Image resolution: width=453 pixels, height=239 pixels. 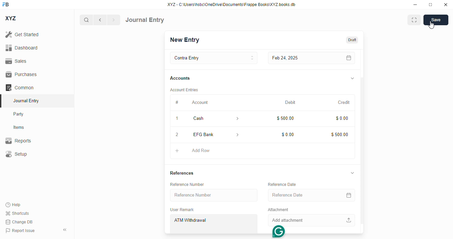 What do you see at coordinates (187, 185) in the screenshot?
I see `reference number` at bounding box center [187, 185].